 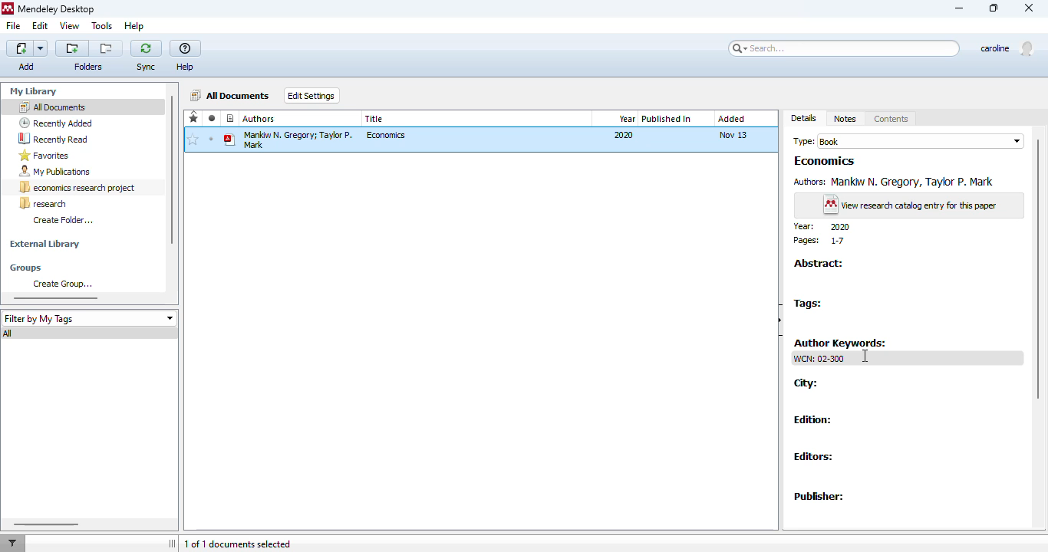 What do you see at coordinates (808, 383) in the screenshot?
I see `city:` at bounding box center [808, 383].